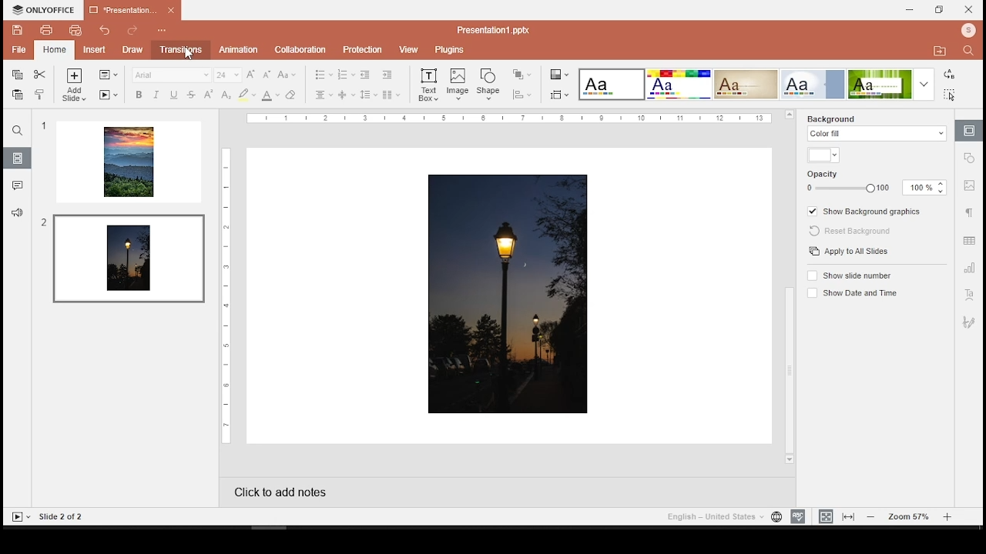  Describe the element at coordinates (856, 232) in the screenshot. I see `reset background` at that location.